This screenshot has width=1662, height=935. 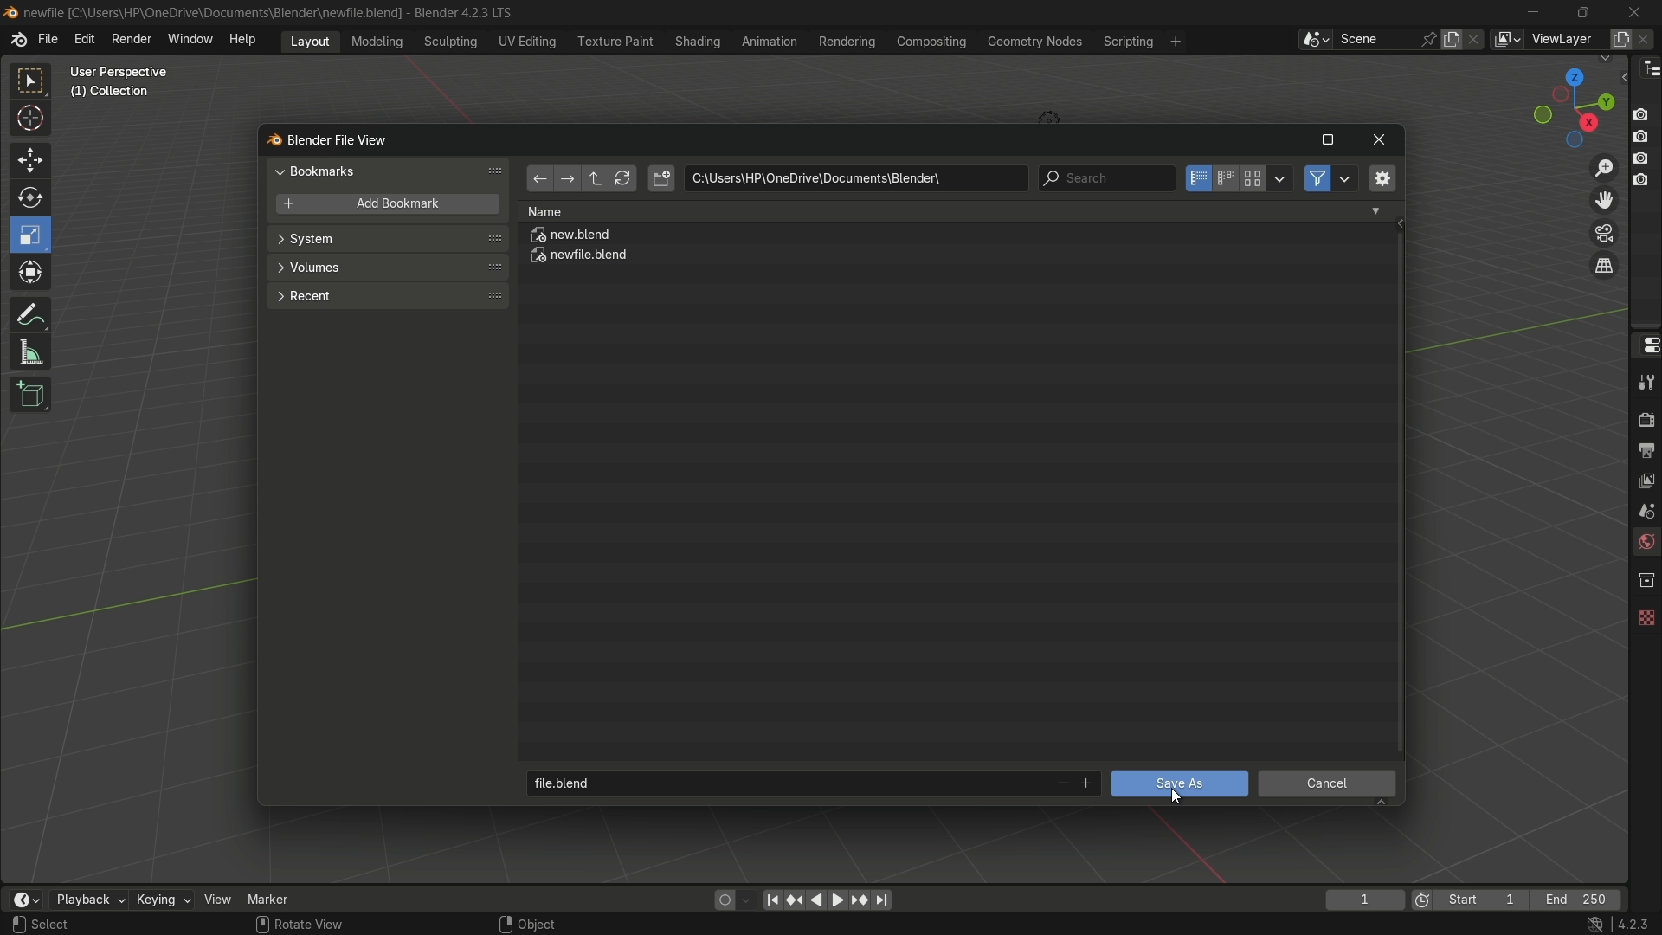 I want to click on collections, so click(x=1646, y=580).